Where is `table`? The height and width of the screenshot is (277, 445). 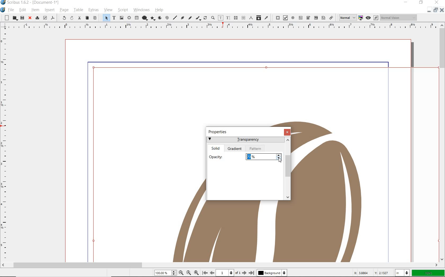
table is located at coordinates (78, 10).